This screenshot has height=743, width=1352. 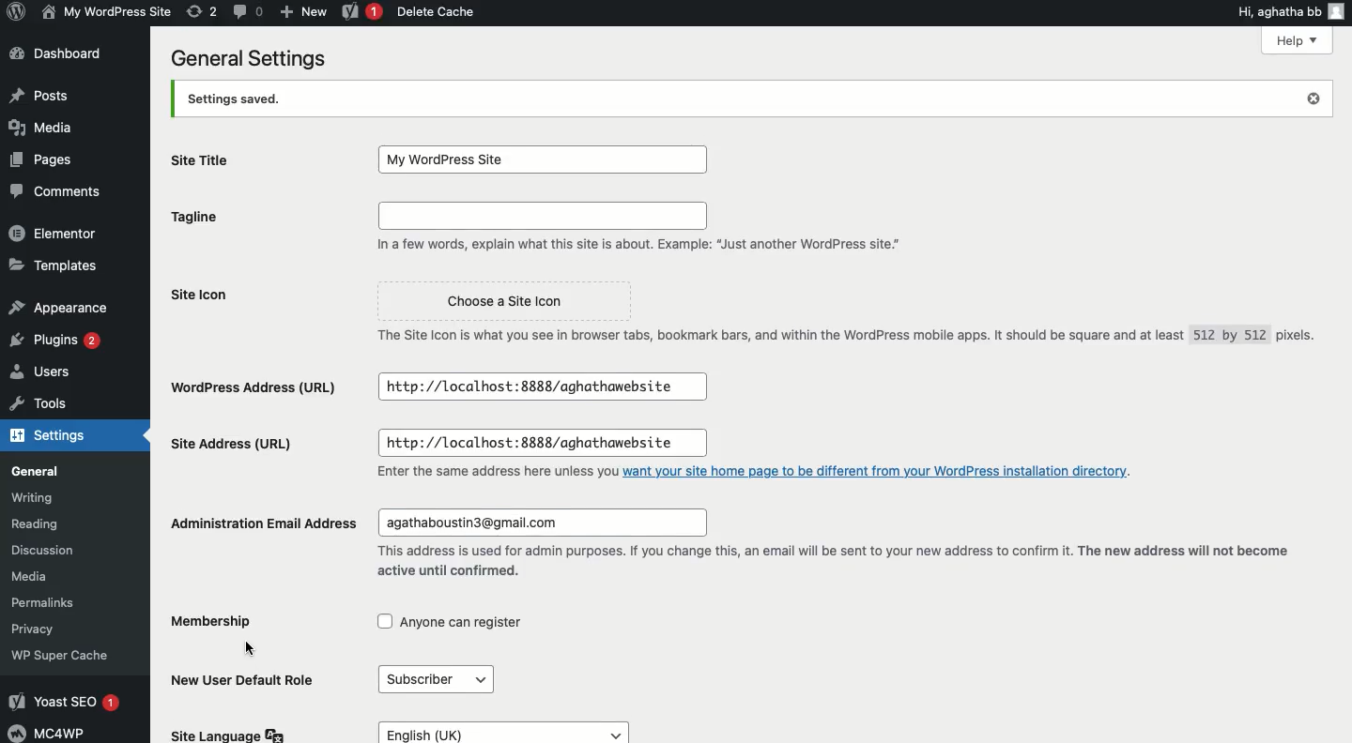 What do you see at coordinates (228, 735) in the screenshot?
I see `Site language` at bounding box center [228, 735].